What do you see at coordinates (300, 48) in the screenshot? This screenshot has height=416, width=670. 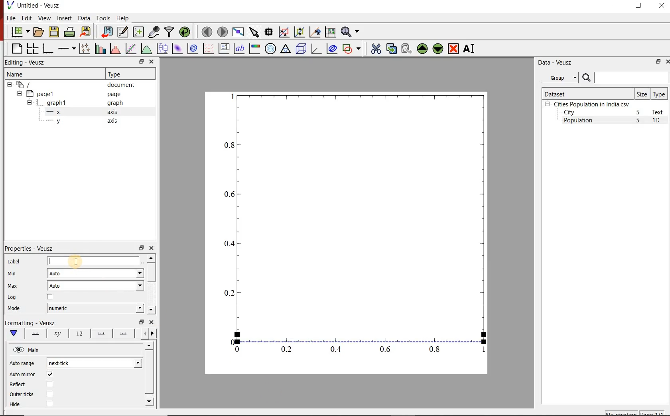 I see `3d scene` at bounding box center [300, 48].